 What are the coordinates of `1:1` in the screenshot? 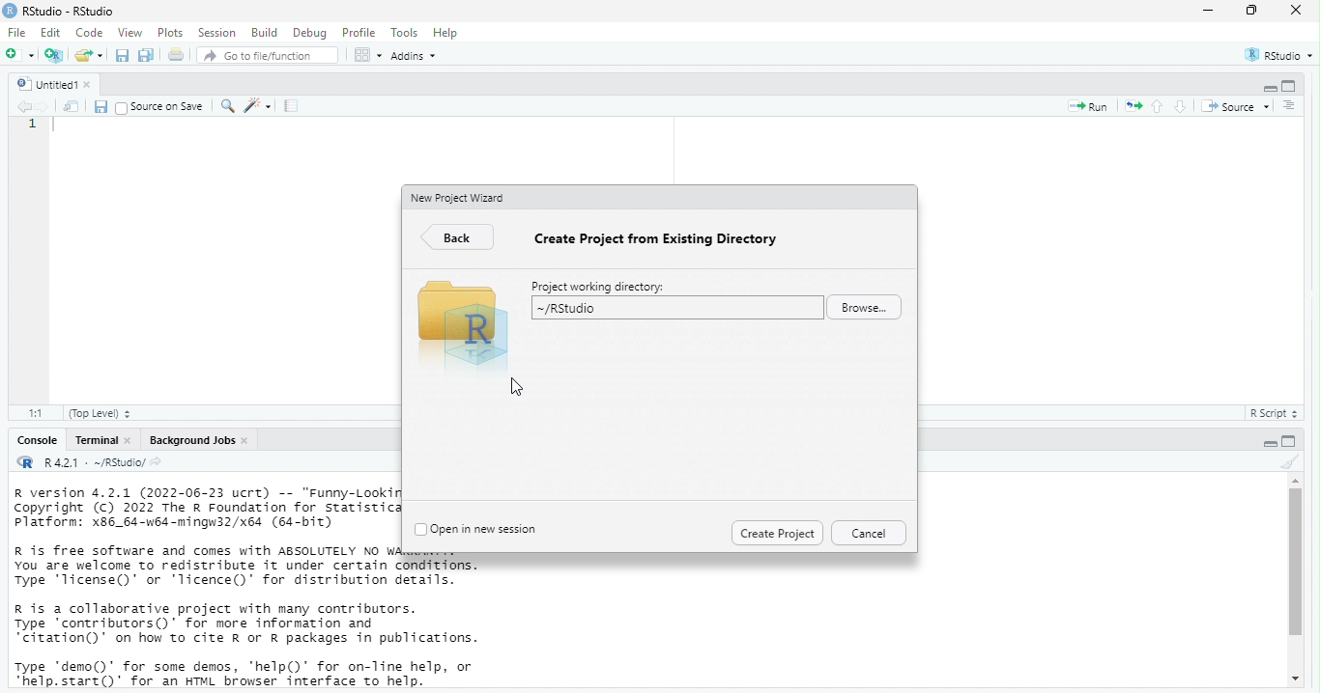 It's located at (29, 411).